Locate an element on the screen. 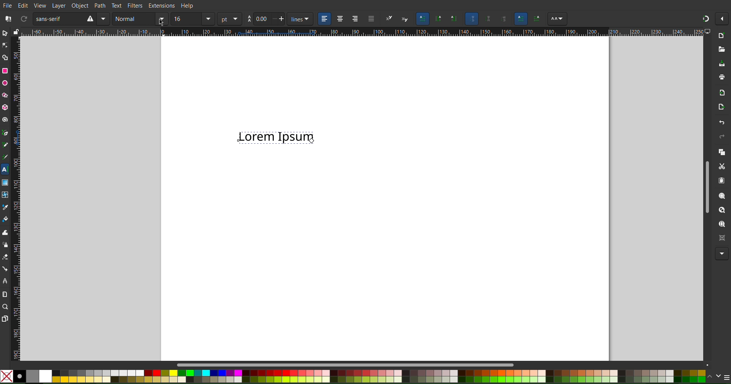 Image resolution: width=731 pixels, height=384 pixels. Horizontal Text is located at coordinates (423, 19).